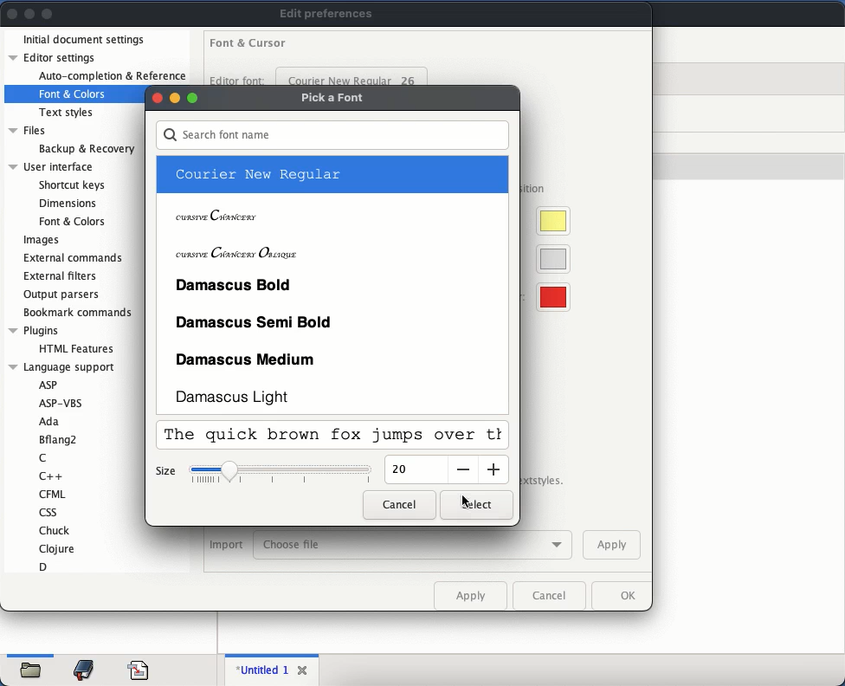  What do you see at coordinates (80, 314) in the screenshot?
I see `bookmark commands` at bounding box center [80, 314].